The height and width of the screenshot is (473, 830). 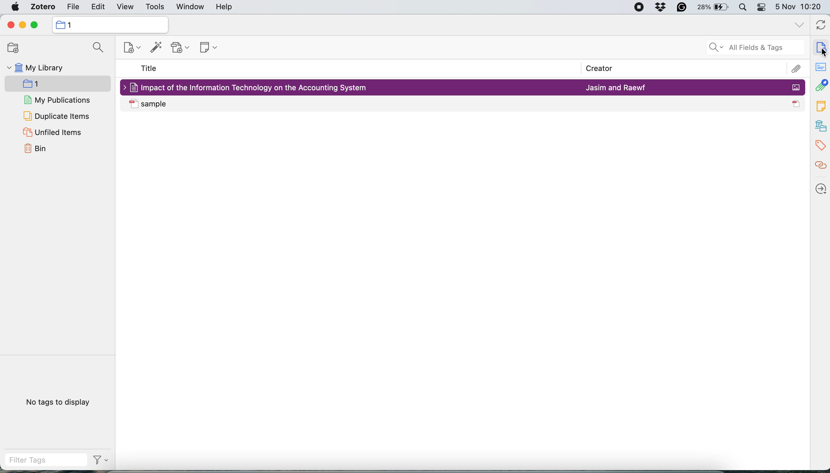 What do you see at coordinates (57, 100) in the screenshot?
I see `my publications` at bounding box center [57, 100].